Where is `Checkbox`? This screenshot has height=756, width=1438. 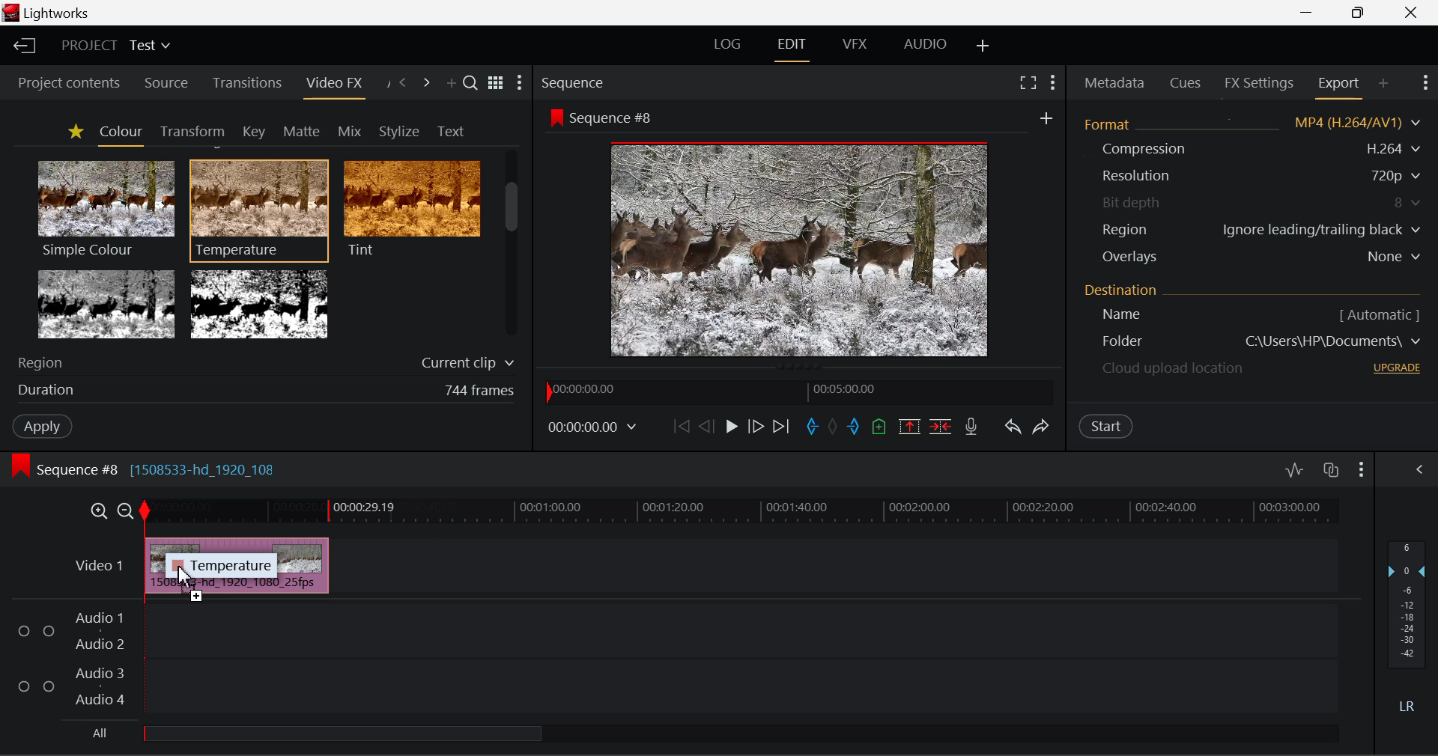
Checkbox is located at coordinates (24, 685).